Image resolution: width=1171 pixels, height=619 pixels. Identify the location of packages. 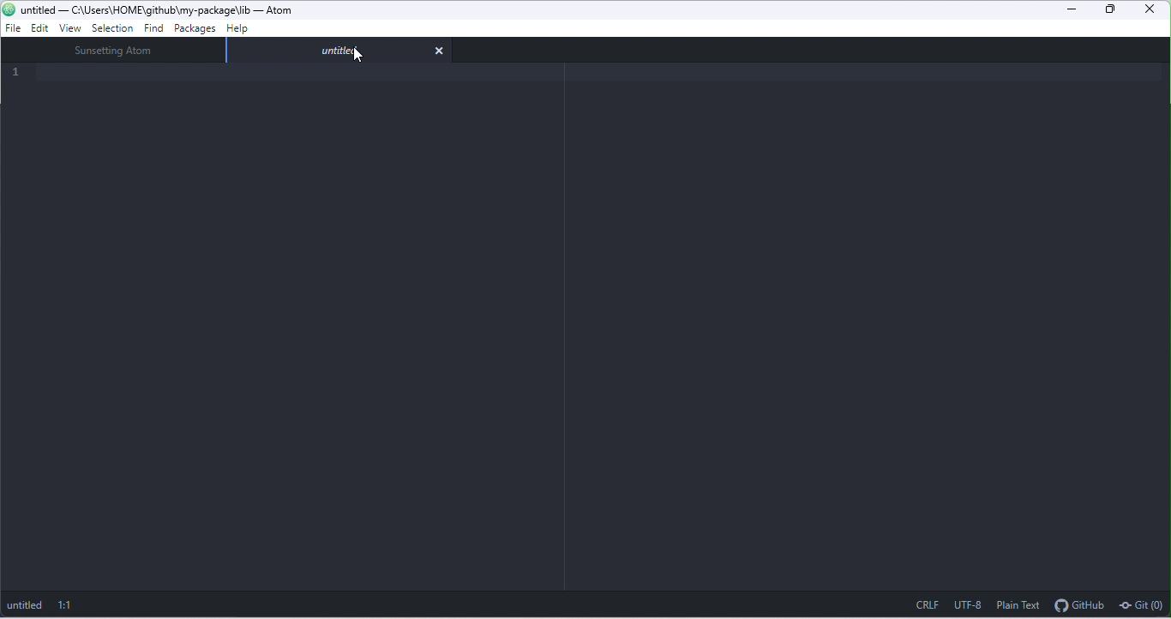
(196, 29).